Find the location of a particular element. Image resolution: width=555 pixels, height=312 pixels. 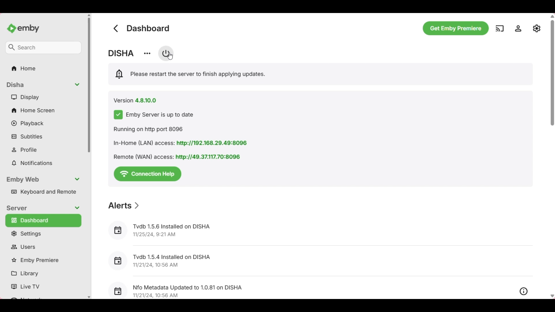

Search box is located at coordinates (43, 48).